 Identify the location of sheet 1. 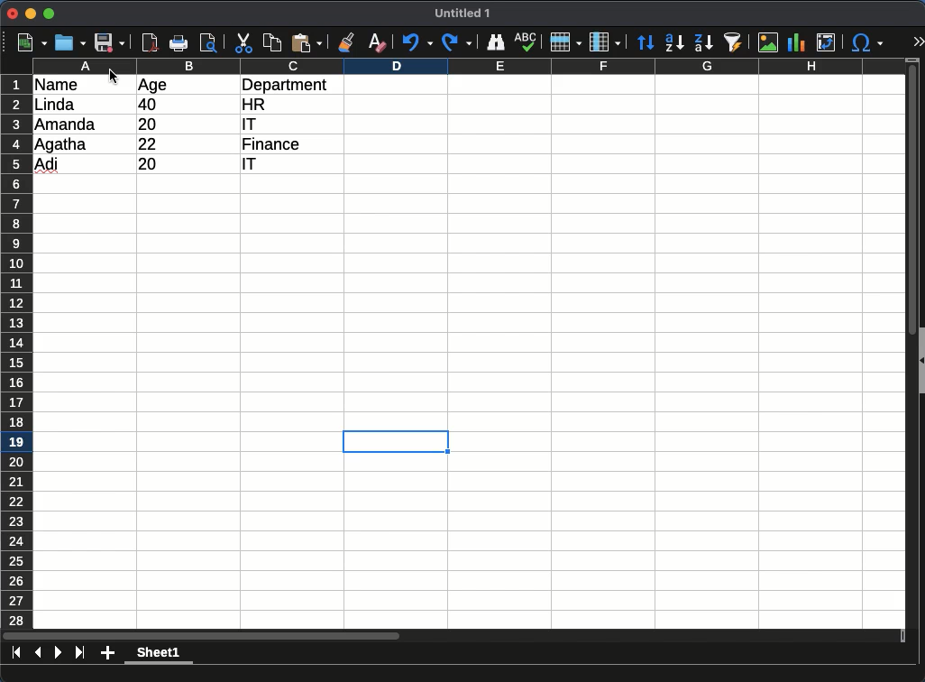
(160, 655).